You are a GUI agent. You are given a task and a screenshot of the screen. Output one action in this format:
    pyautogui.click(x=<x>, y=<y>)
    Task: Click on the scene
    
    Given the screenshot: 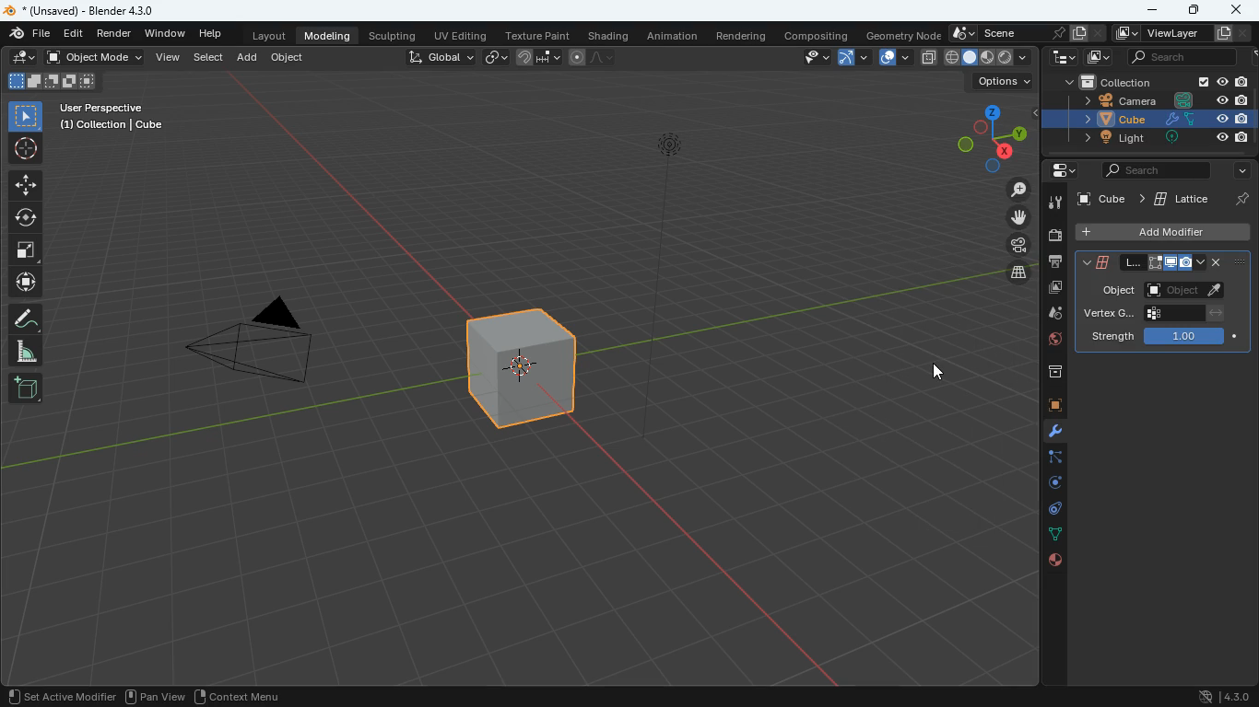 What is the action you would take?
    pyautogui.click(x=1028, y=33)
    